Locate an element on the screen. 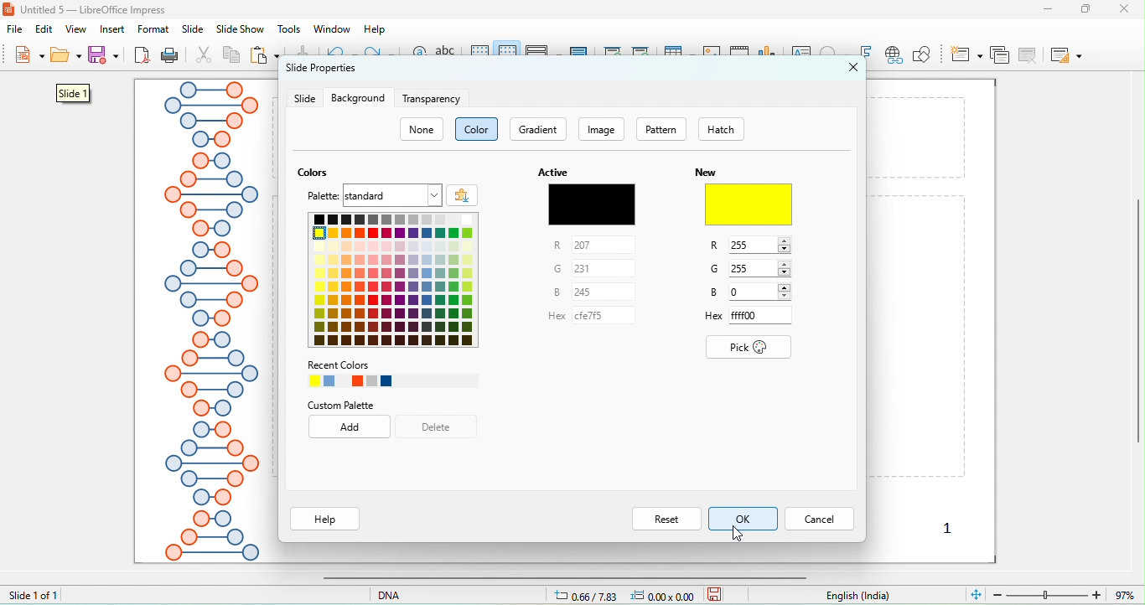 This screenshot has width=1145, height=605. duplicate slide is located at coordinates (999, 54).